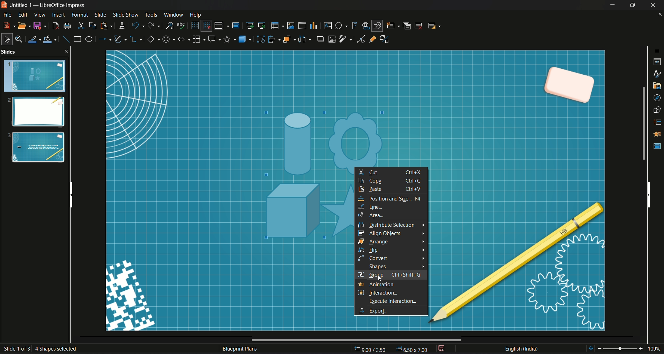 The height and width of the screenshot is (354, 664). Describe the element at coordinates (277, 26) in the screenshot. I see `table` at that location.